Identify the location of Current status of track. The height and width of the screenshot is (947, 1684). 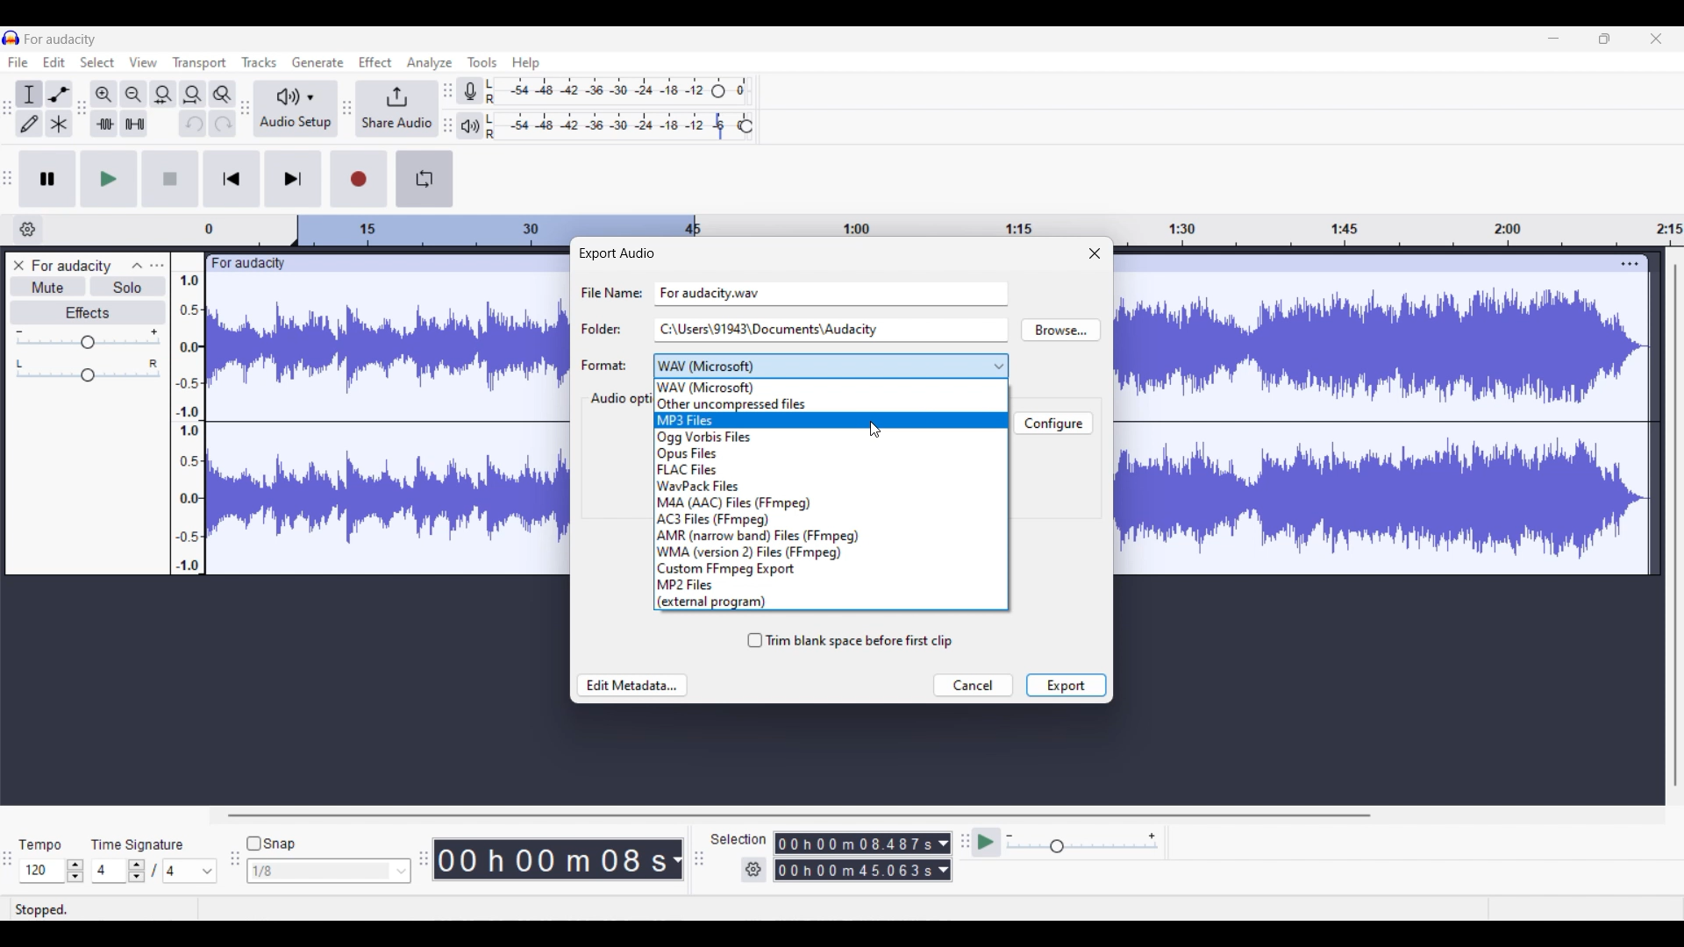
(41, 909).